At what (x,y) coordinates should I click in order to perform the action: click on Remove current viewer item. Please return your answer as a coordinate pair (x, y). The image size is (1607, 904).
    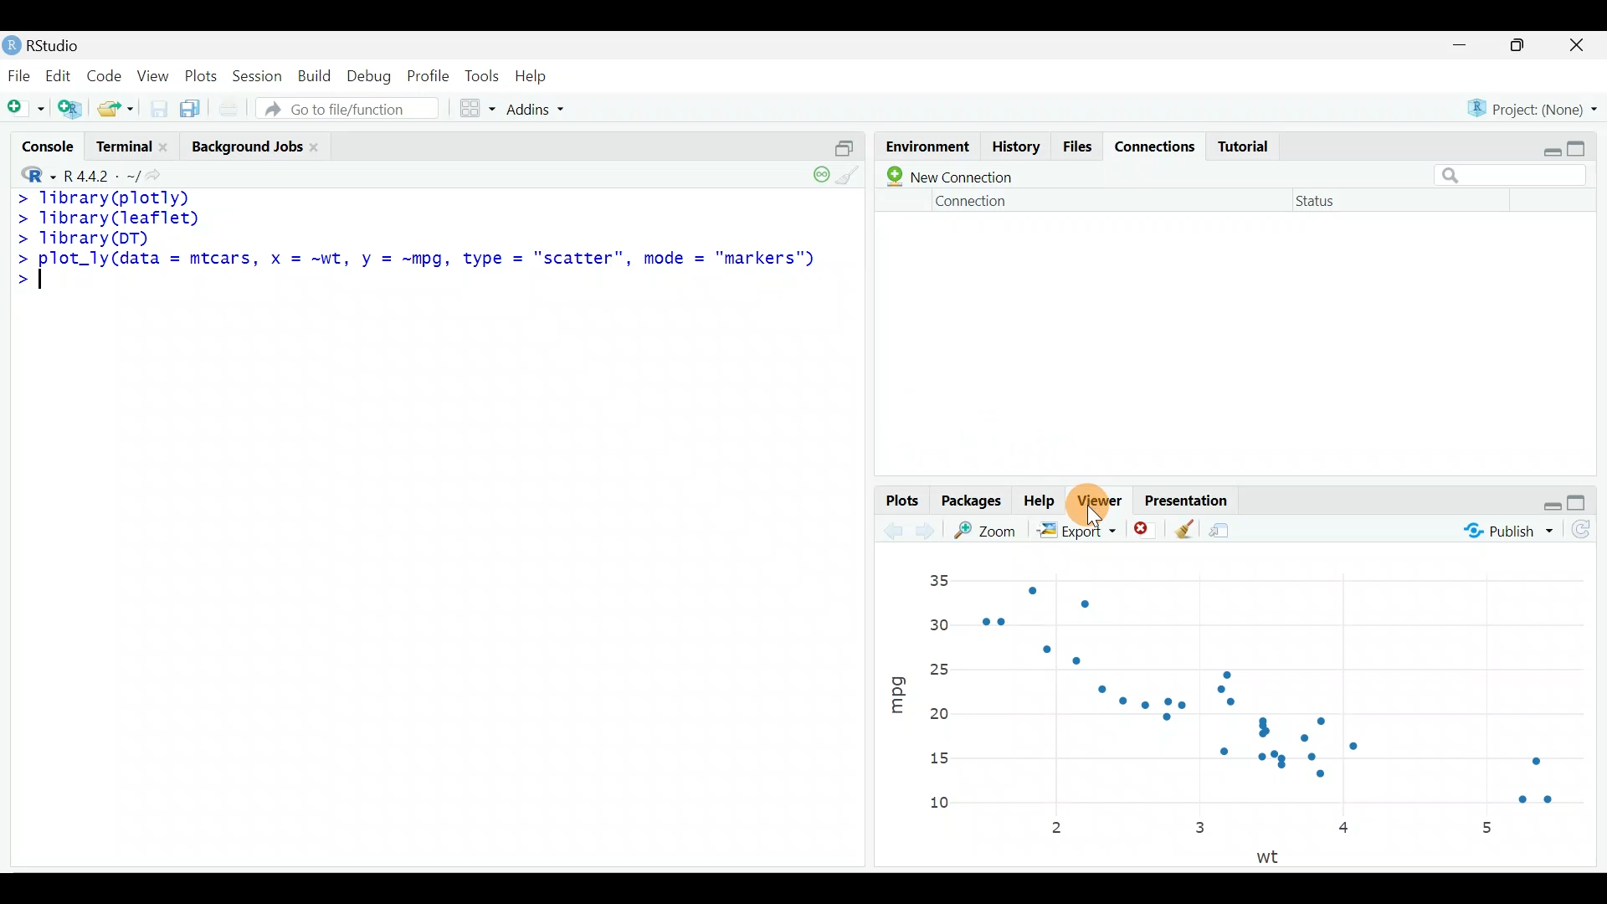
    Looking at the image, I should click on (1141, 529).